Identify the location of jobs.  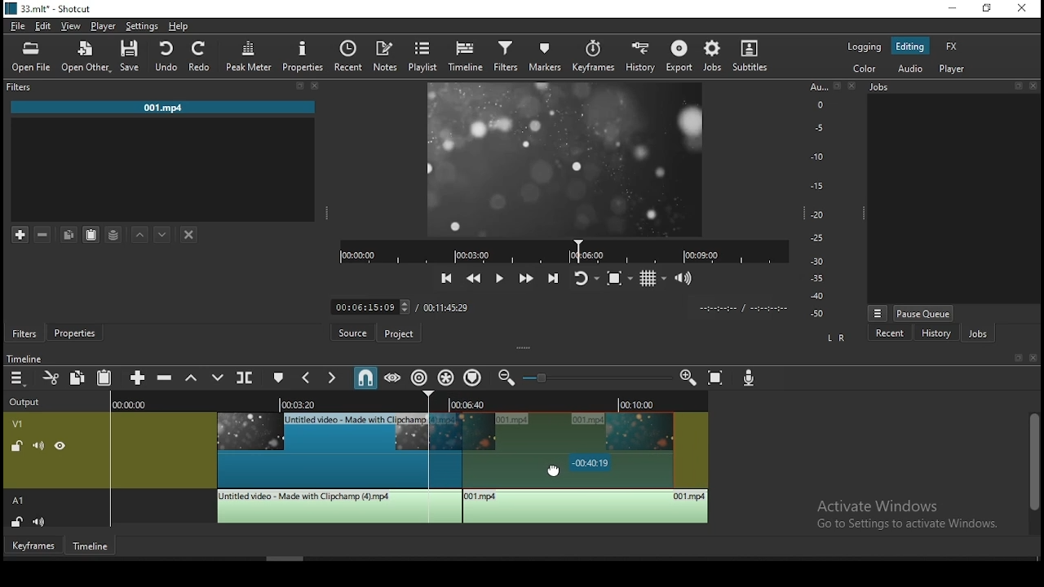
(716, 55).